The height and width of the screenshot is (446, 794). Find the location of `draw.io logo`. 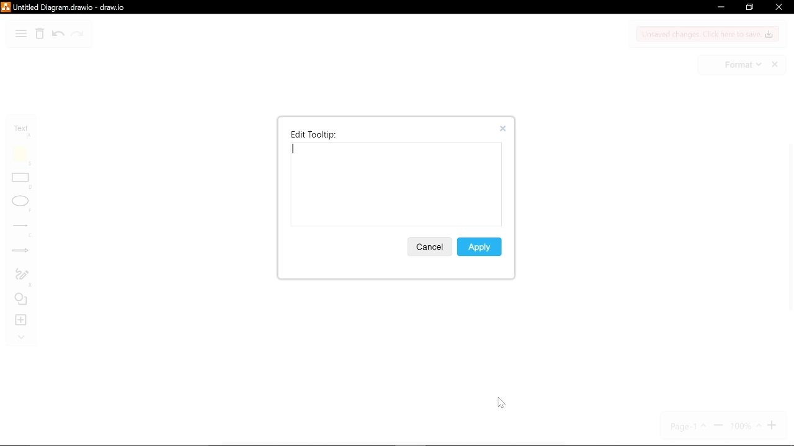

draw.io logo is located at coordinates (6, 7).